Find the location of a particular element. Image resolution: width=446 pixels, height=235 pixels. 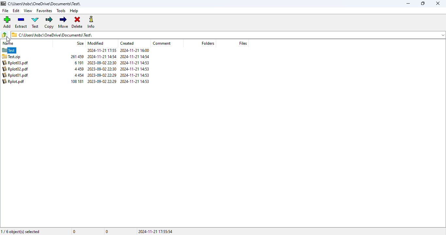

browse folder is located at coordinates (5, 35).